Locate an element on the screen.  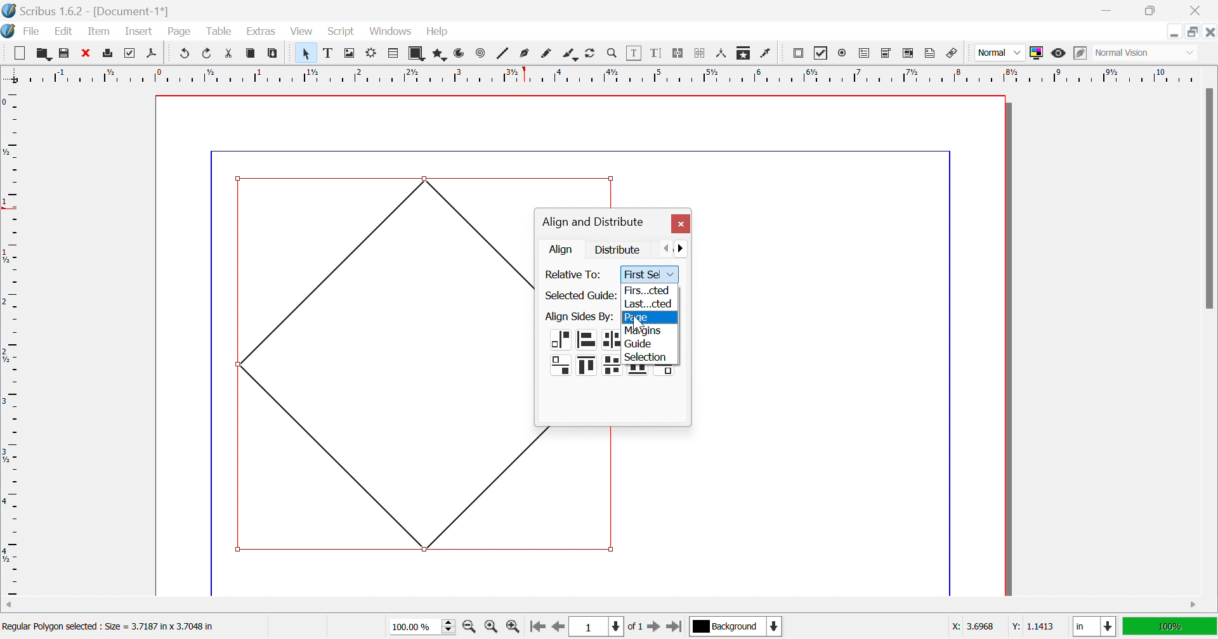
Zoom in or out is located at coordinates (612, 52).